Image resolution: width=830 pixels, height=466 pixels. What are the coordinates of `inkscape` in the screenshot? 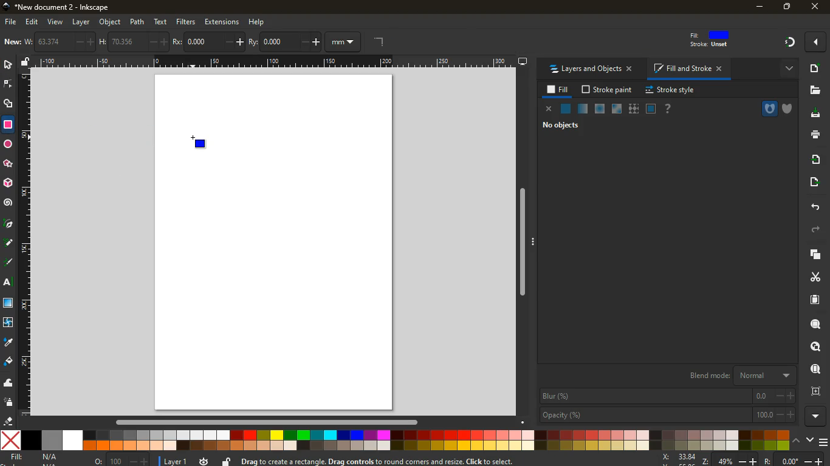 It's located at (58, 6).